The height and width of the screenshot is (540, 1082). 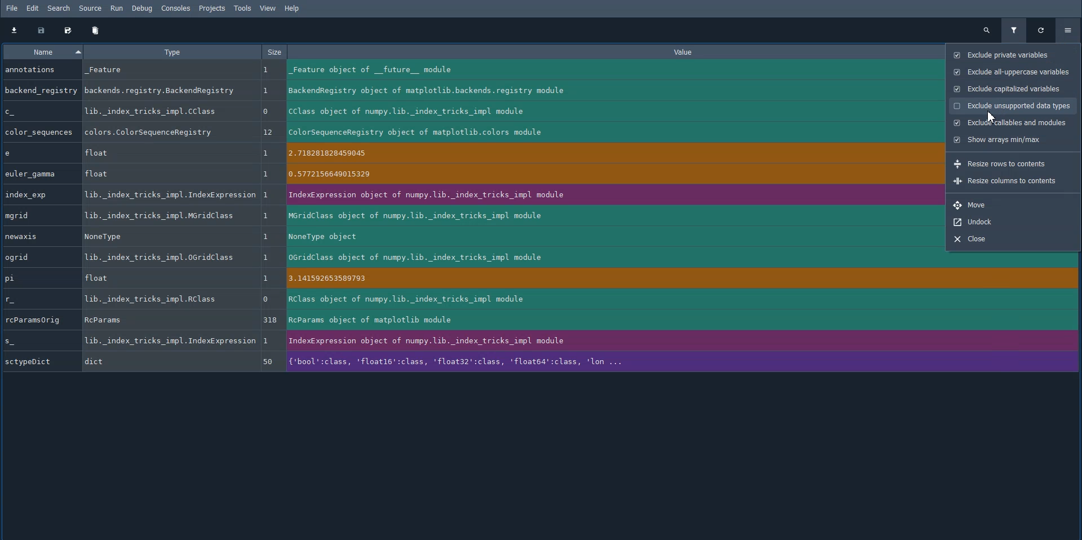 What do you see at coordinates (608, 175) in the screenshot?
I see `10.5772156649015329` at bounding box center [608, 175].